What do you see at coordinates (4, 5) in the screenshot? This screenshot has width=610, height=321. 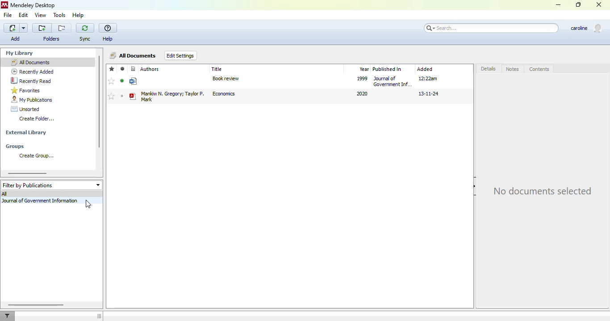 I see `logo` at bounding box center [4, 5].